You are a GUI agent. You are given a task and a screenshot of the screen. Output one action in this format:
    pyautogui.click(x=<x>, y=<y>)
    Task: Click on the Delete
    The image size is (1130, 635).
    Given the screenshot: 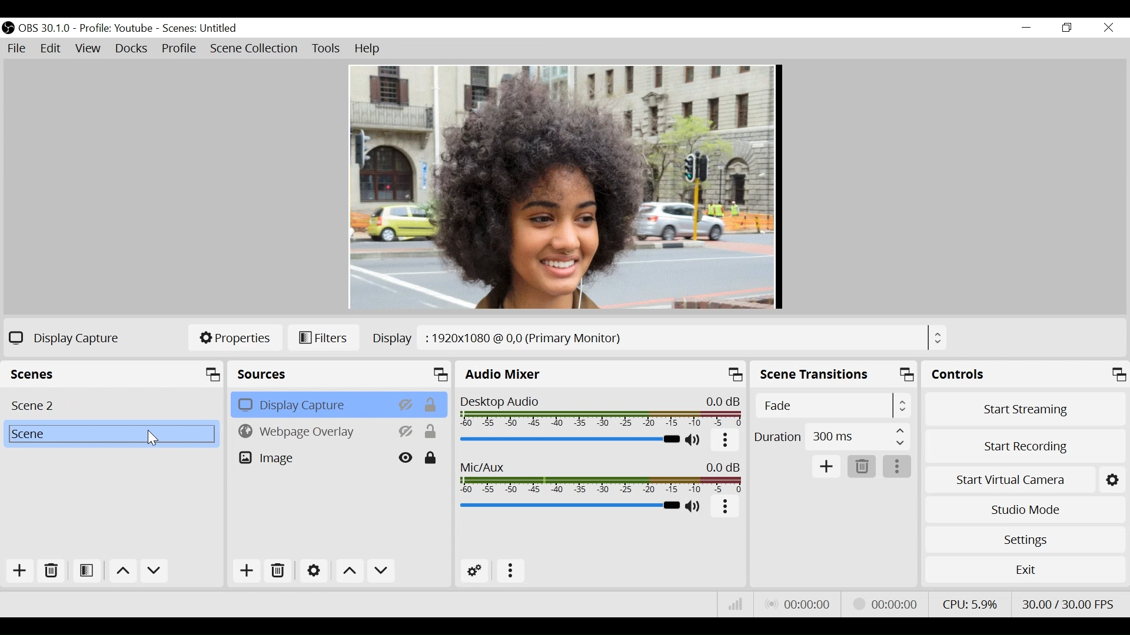 What is the action you would take?
    pyautogui.click(x=278, y=569)
    